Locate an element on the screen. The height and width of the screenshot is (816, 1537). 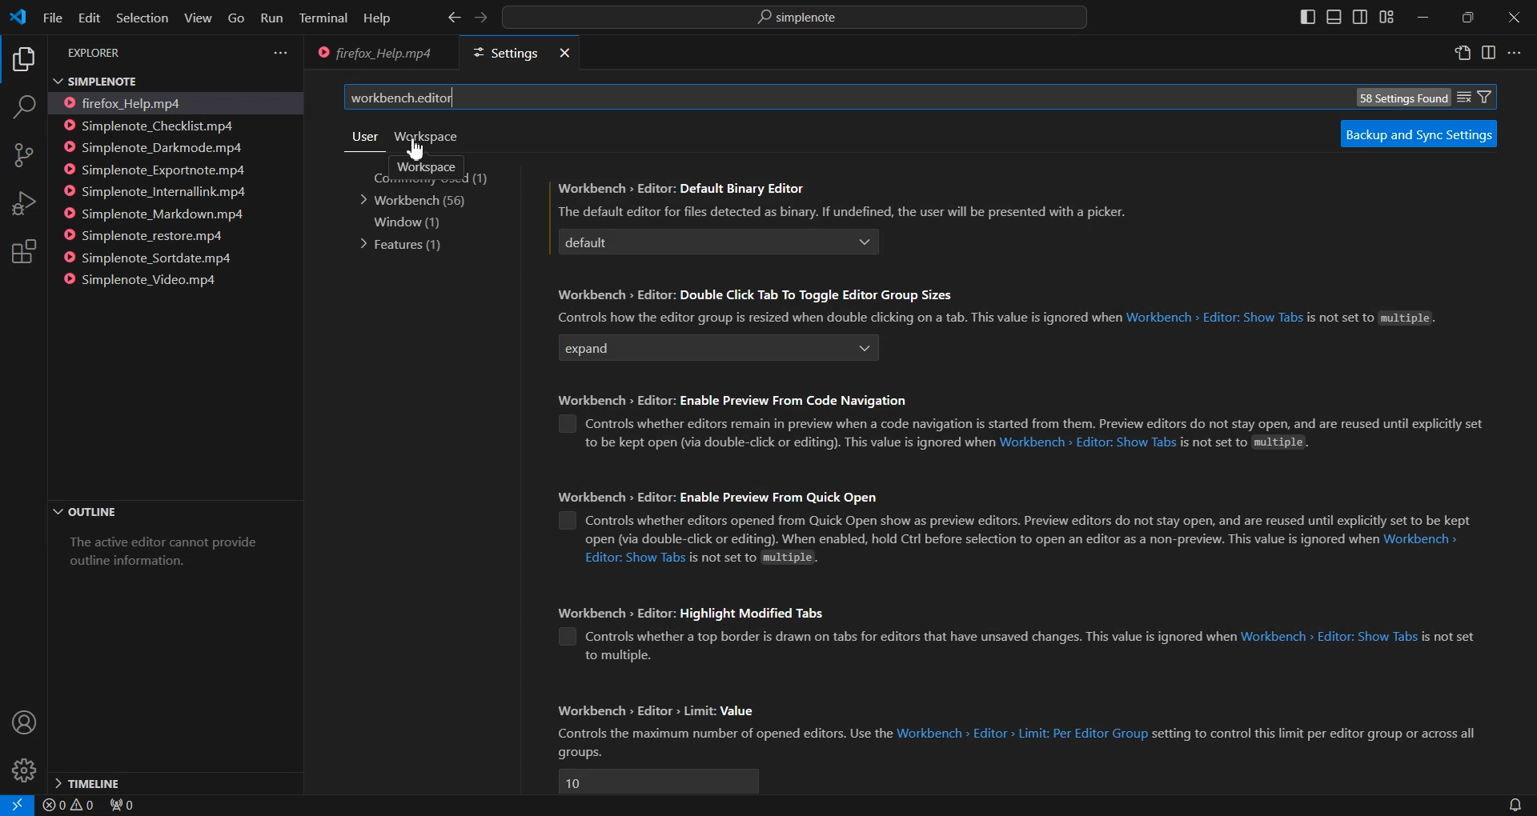
Workspace is located at coordinates (426, 166).